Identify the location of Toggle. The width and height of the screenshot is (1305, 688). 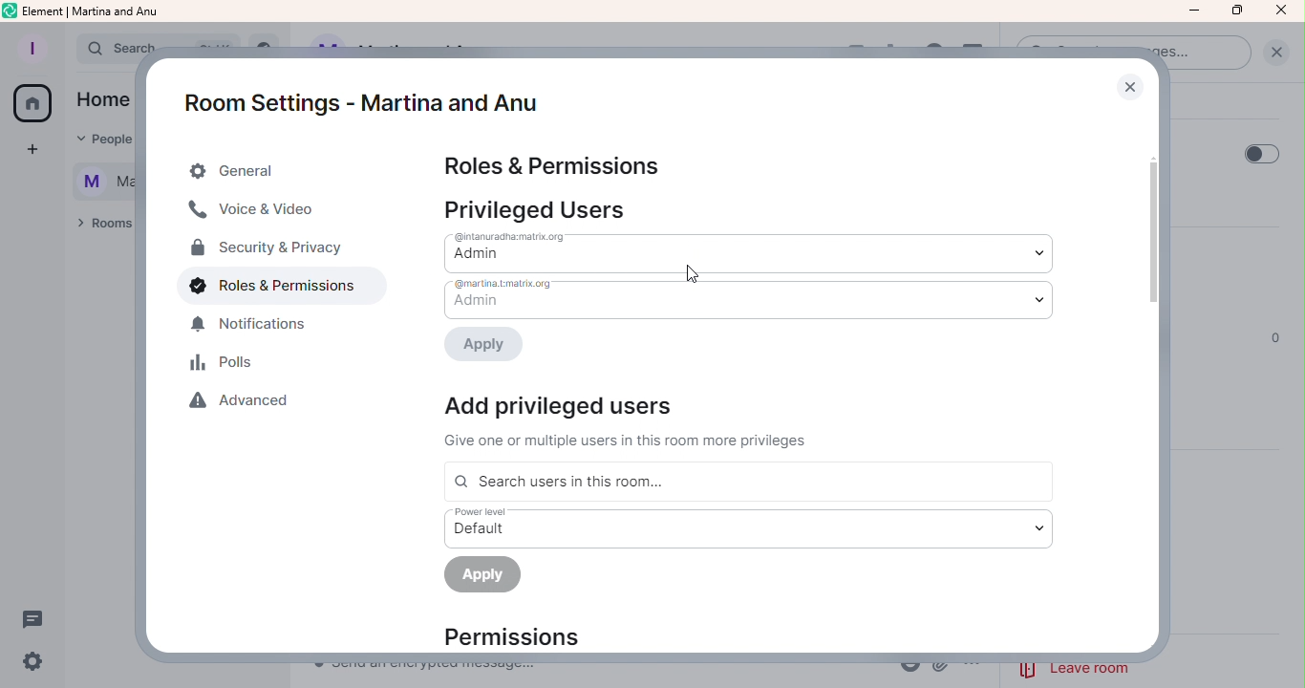
(1261, 152).